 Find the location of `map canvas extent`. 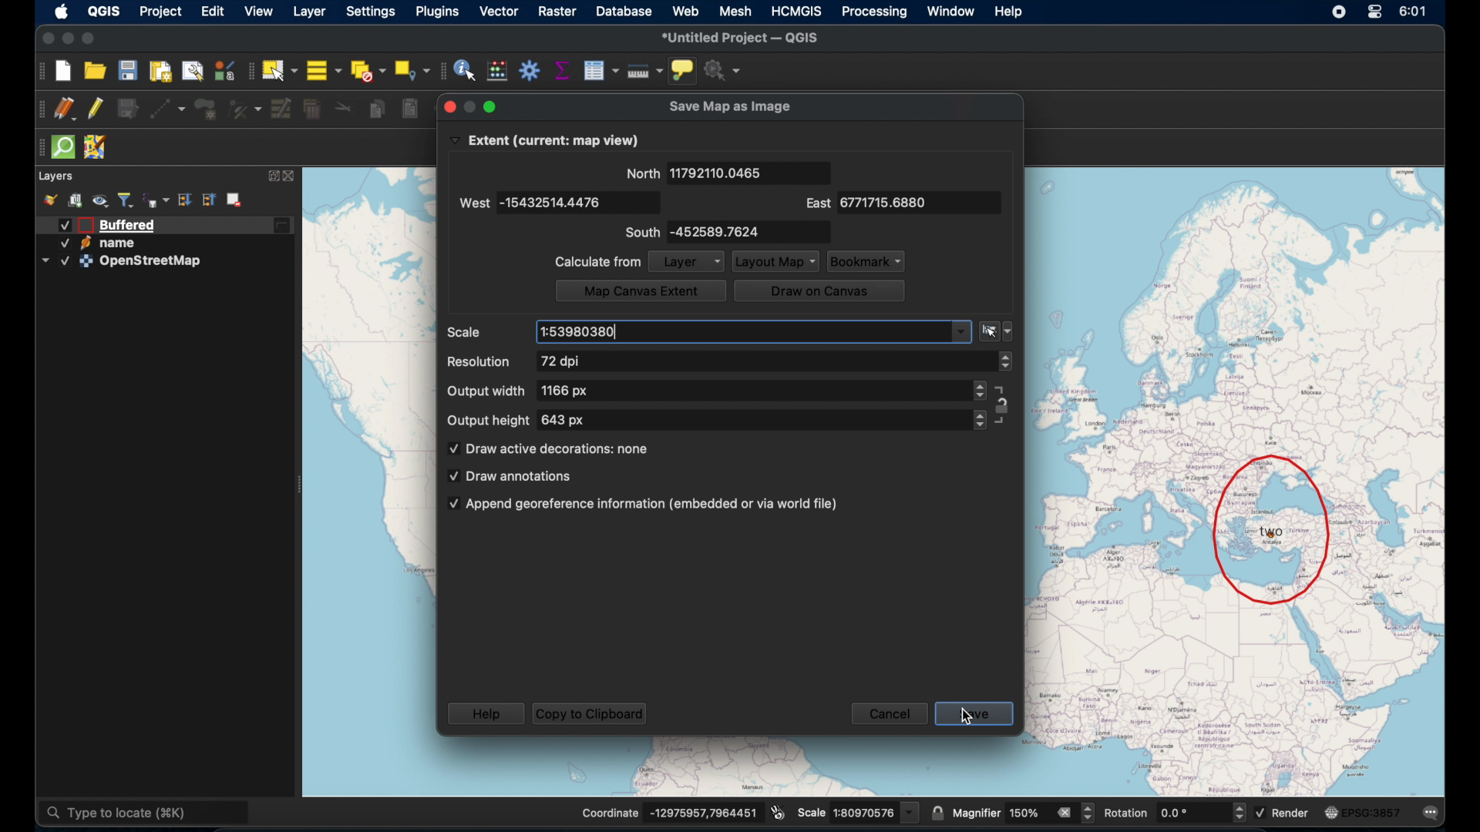

map canvas extent is located at coordinates (639, 290).